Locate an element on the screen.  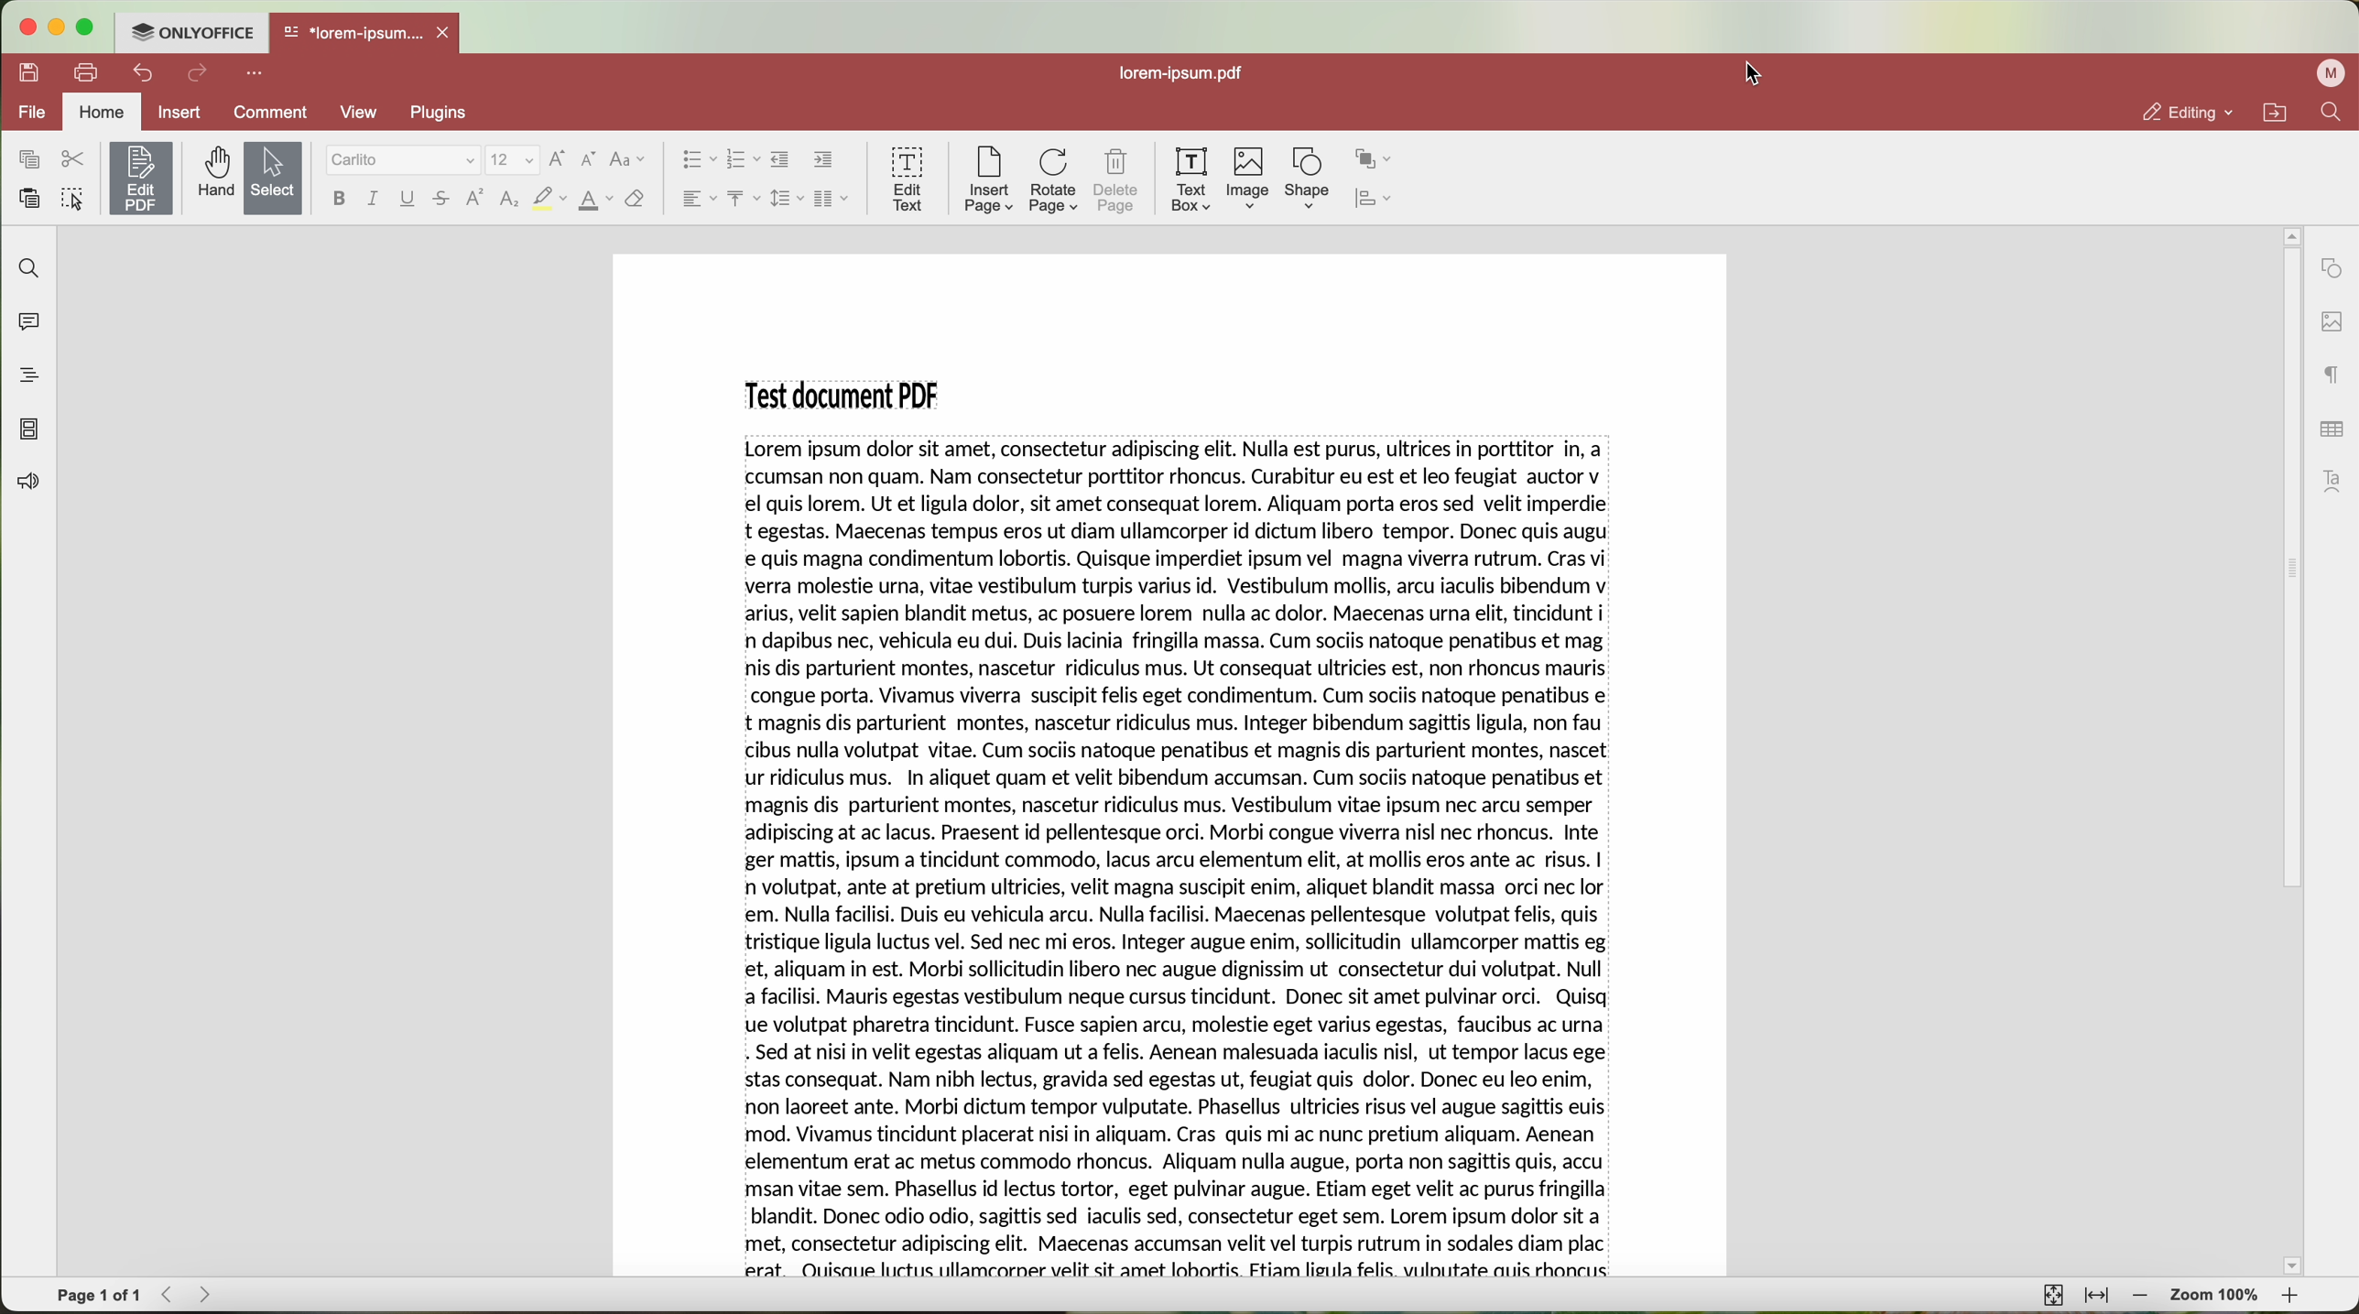
paste is located at coordinates (28, 198).